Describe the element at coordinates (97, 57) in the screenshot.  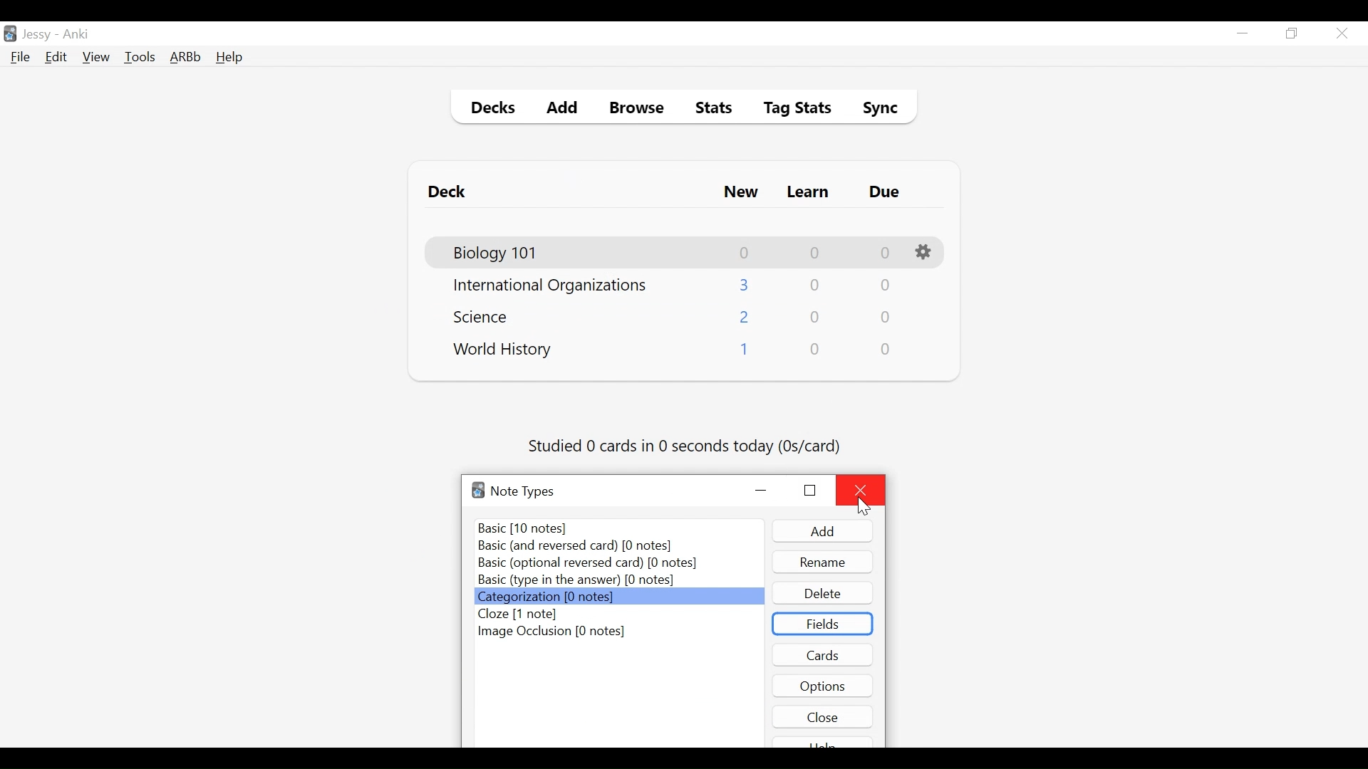
I see `View` at that location.